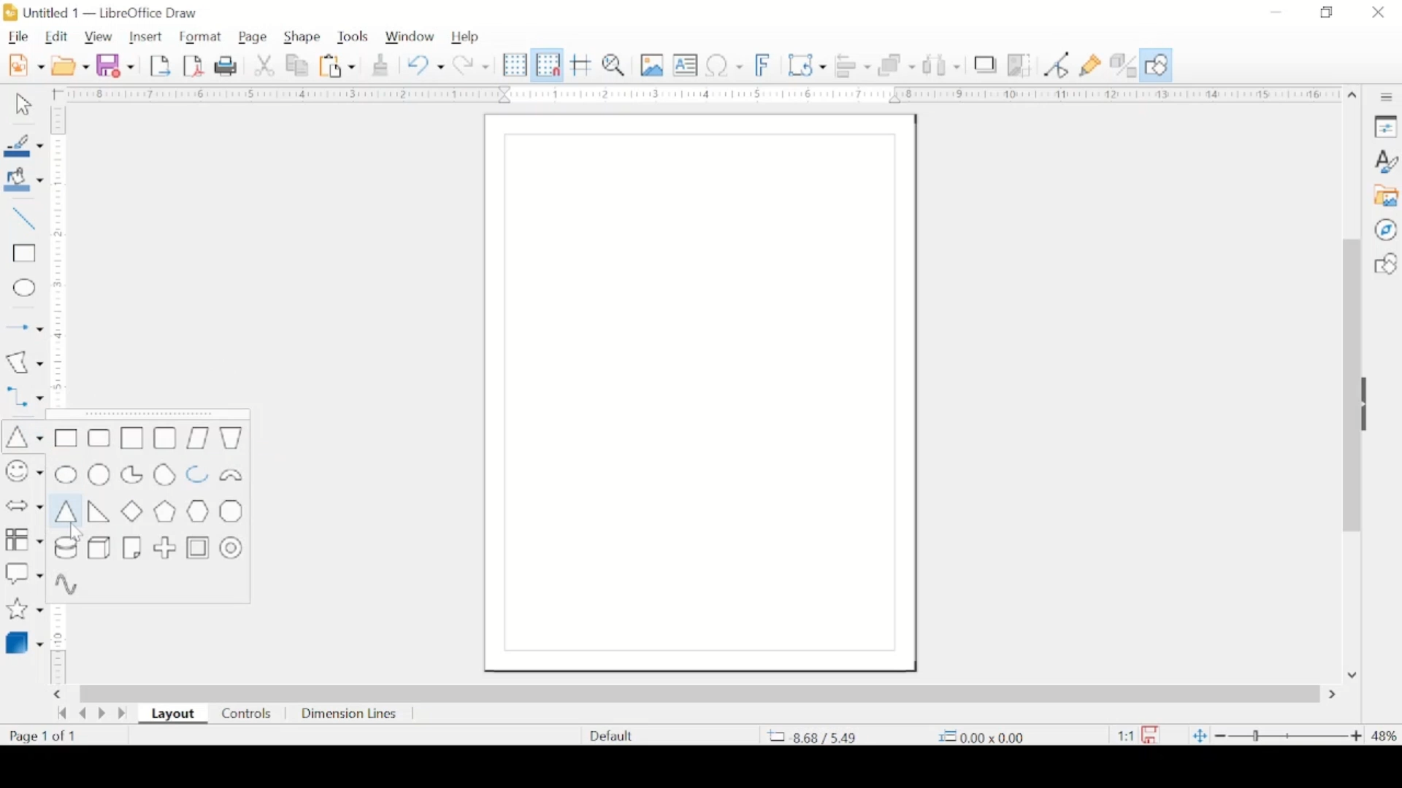 The image size is (1402, 788). What do you see at coordinates (1325, 12) in the screenshot?
I see `restore down` at bounding box center [1325, 12].